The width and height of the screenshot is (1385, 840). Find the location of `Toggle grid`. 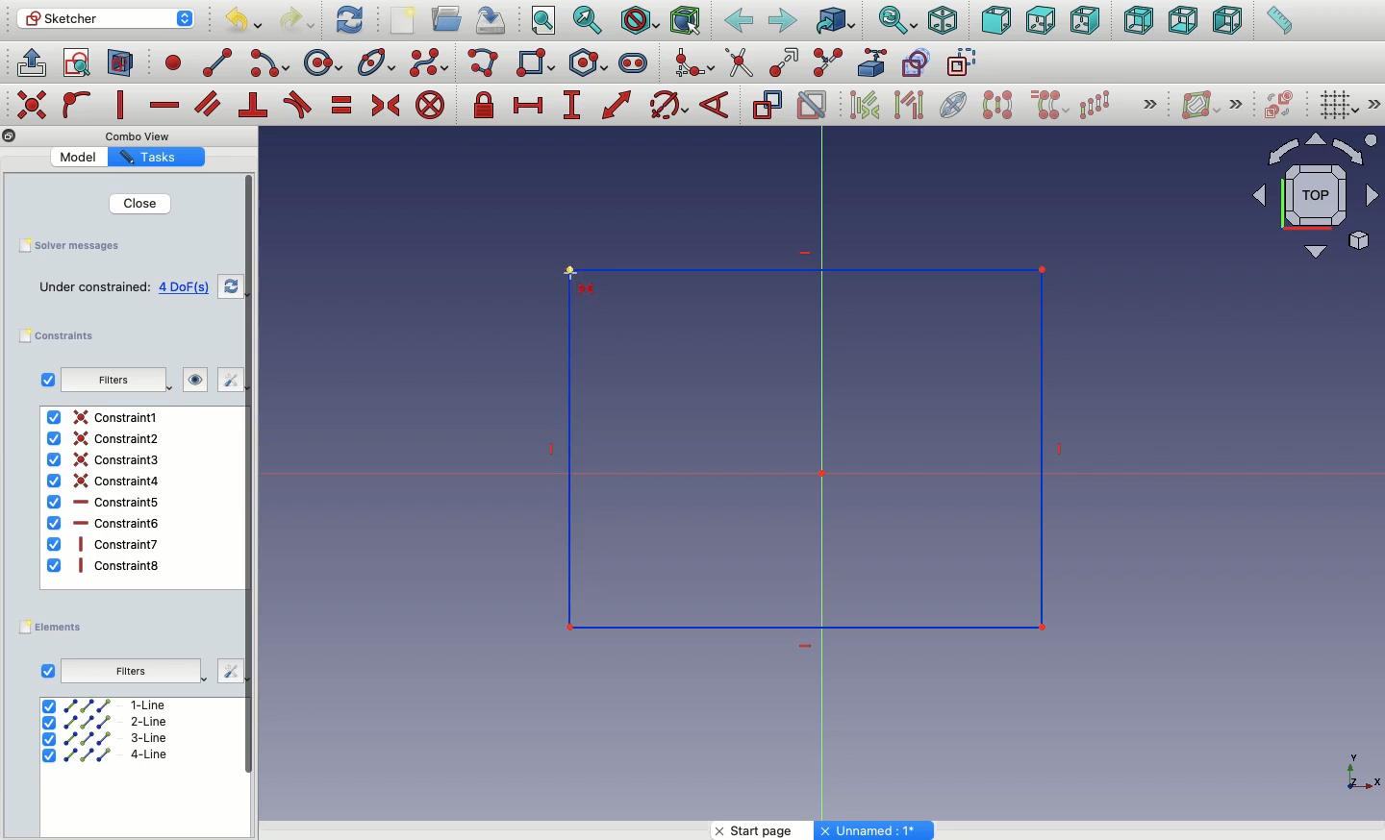

Toggle grid is located at coordinates (1337, 104).